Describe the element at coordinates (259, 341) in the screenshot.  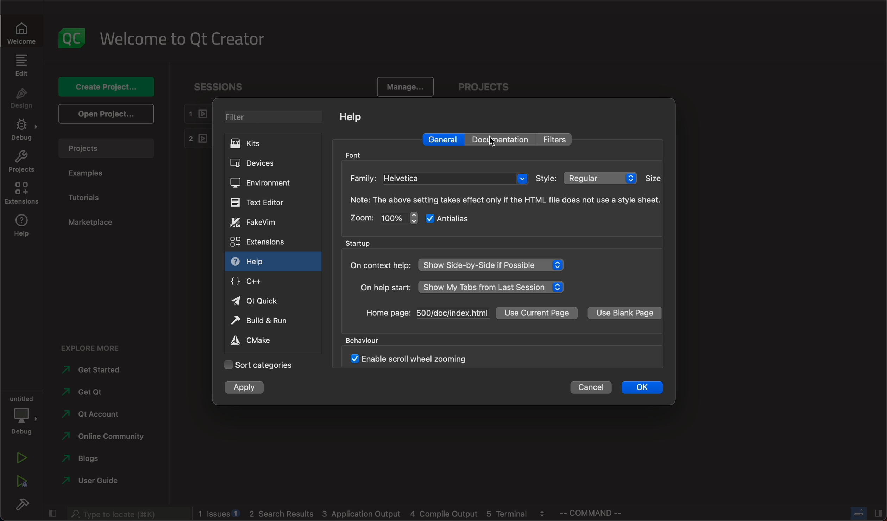
I see `cmake` at that location.